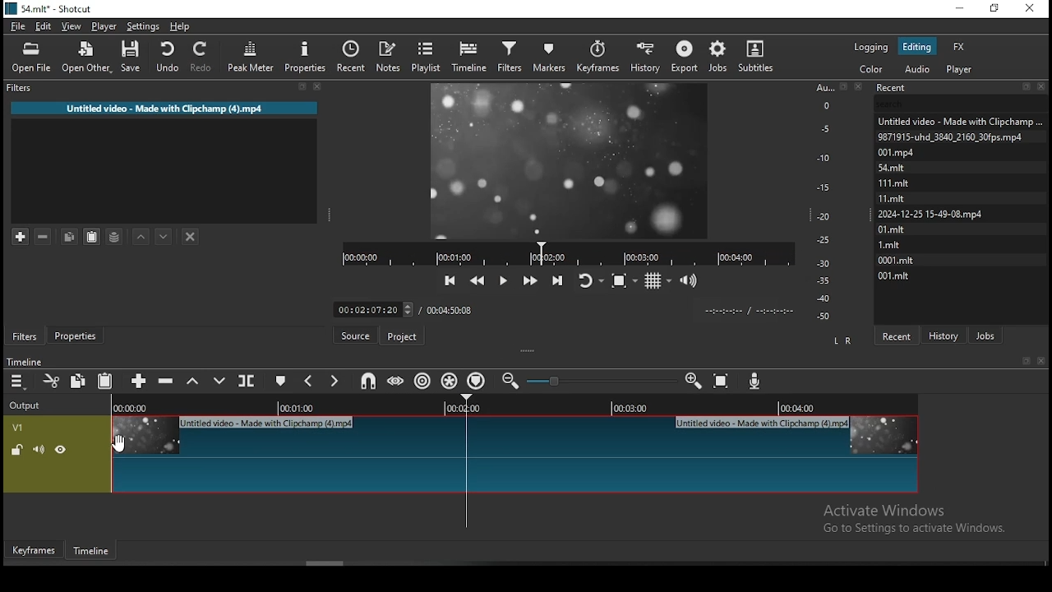  I want to click on player, so click(959, 69).